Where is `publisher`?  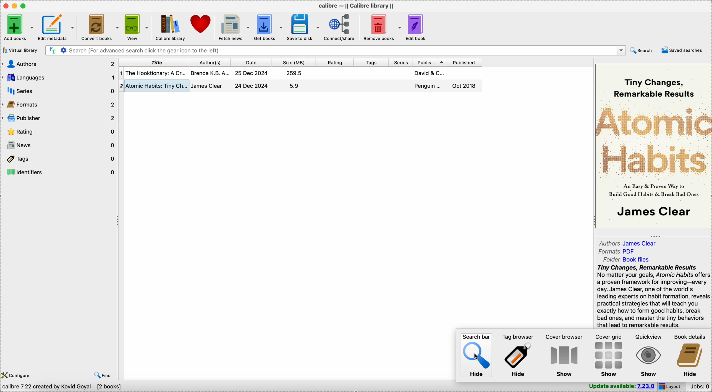 publisher is located at coordinates (430, 62).